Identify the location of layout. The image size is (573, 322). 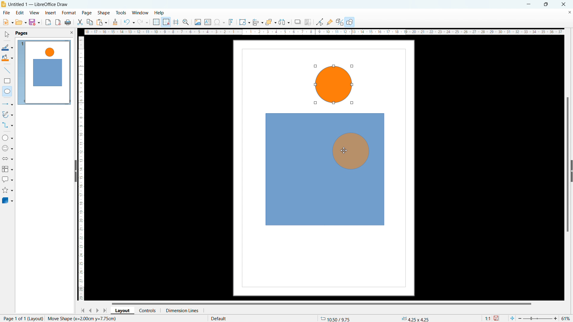
(123, 311).